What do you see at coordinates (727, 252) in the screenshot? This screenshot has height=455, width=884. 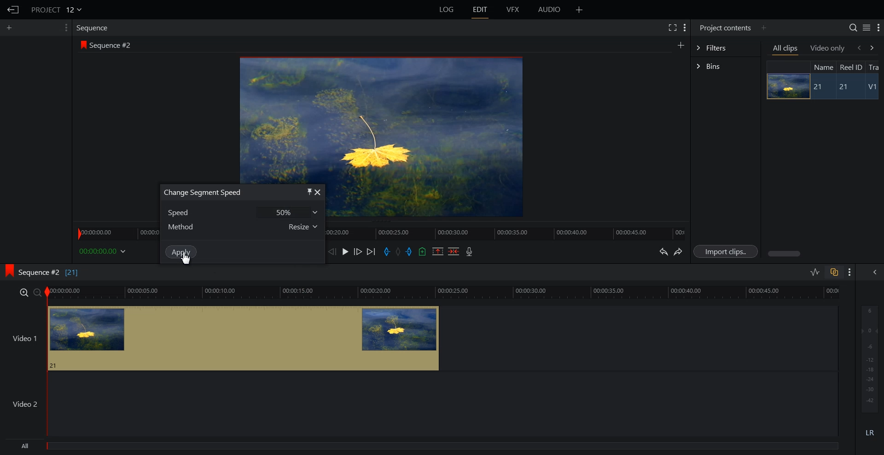 I see `Import clips` at bounding box center [727, 252].